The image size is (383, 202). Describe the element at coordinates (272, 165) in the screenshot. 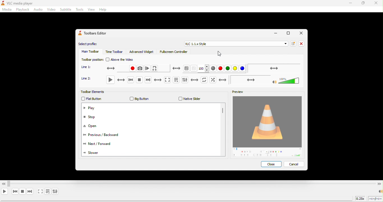

I see `close` at that location.